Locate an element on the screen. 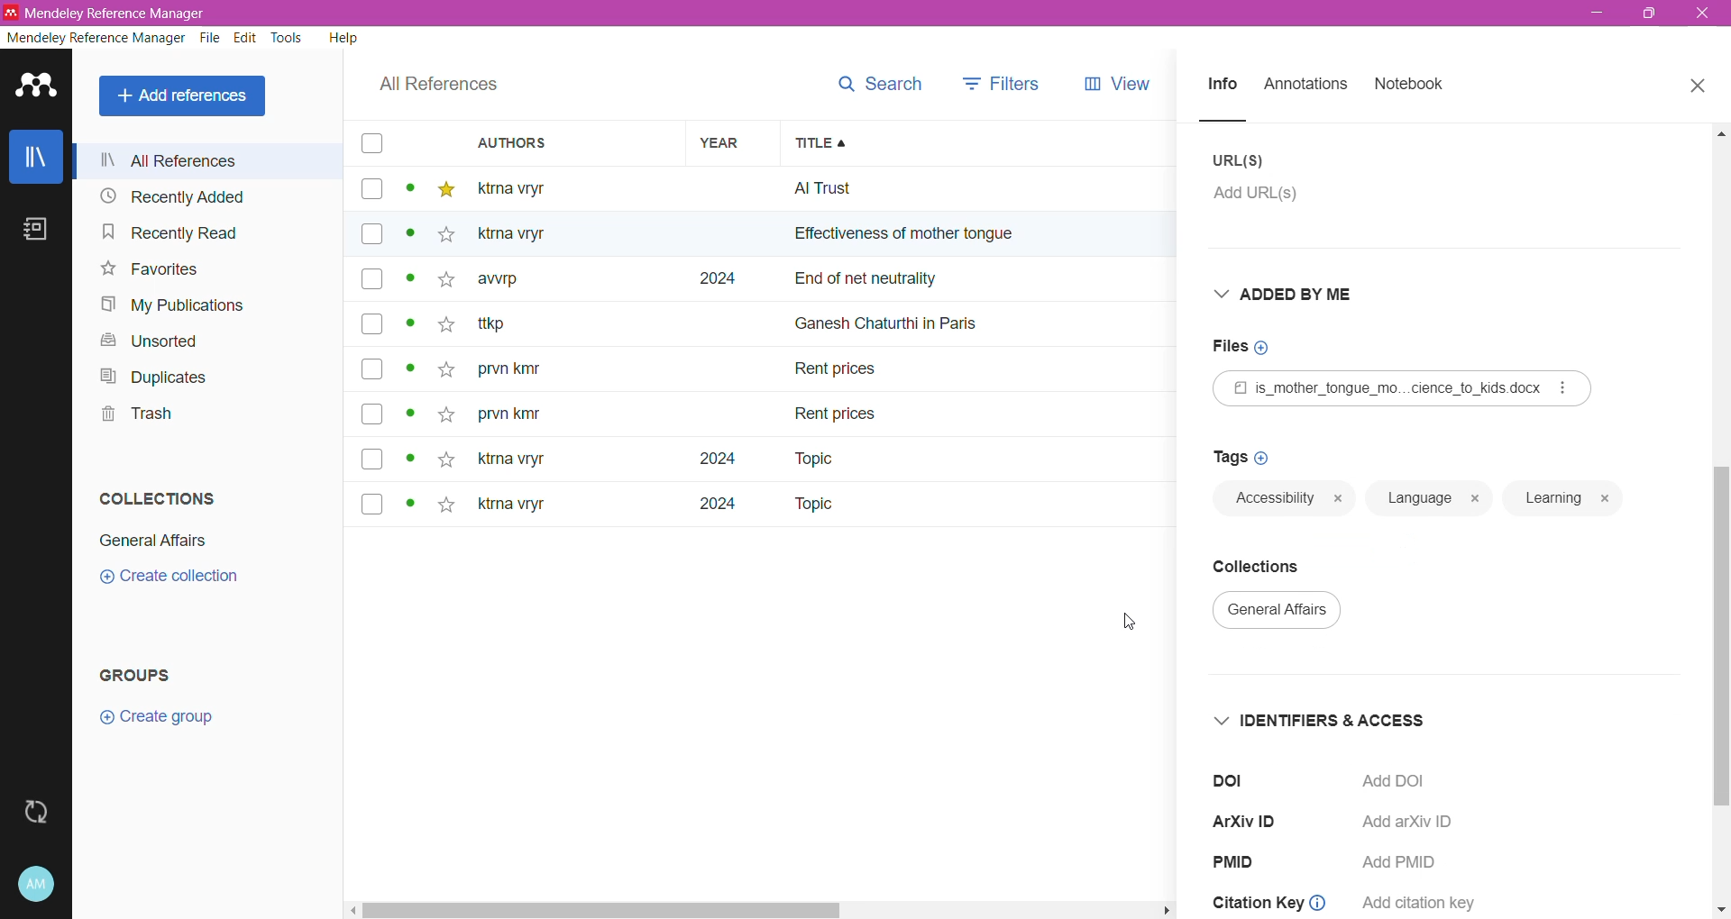 The height and width of the screenshot is (919, 1731). Added By Me is located at coordinates (1296, 294).